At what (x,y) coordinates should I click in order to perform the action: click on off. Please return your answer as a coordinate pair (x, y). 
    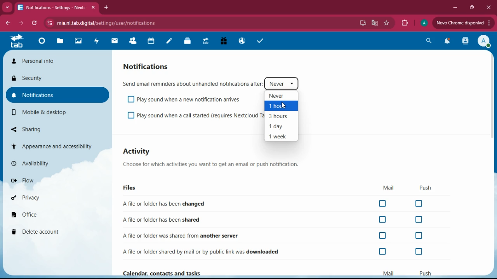
    Looking at the image, I should click on (383, 252).